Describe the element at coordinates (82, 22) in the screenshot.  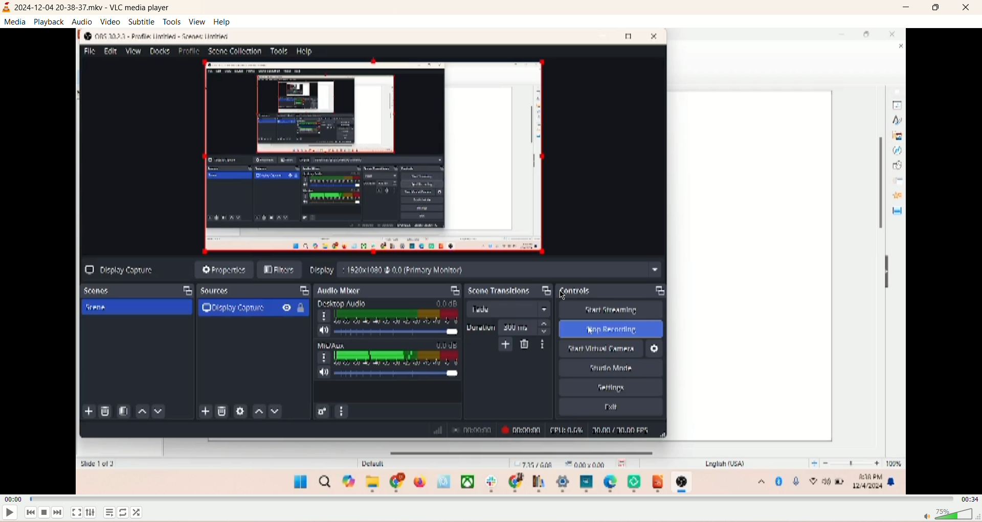
I see `audio` at that location.